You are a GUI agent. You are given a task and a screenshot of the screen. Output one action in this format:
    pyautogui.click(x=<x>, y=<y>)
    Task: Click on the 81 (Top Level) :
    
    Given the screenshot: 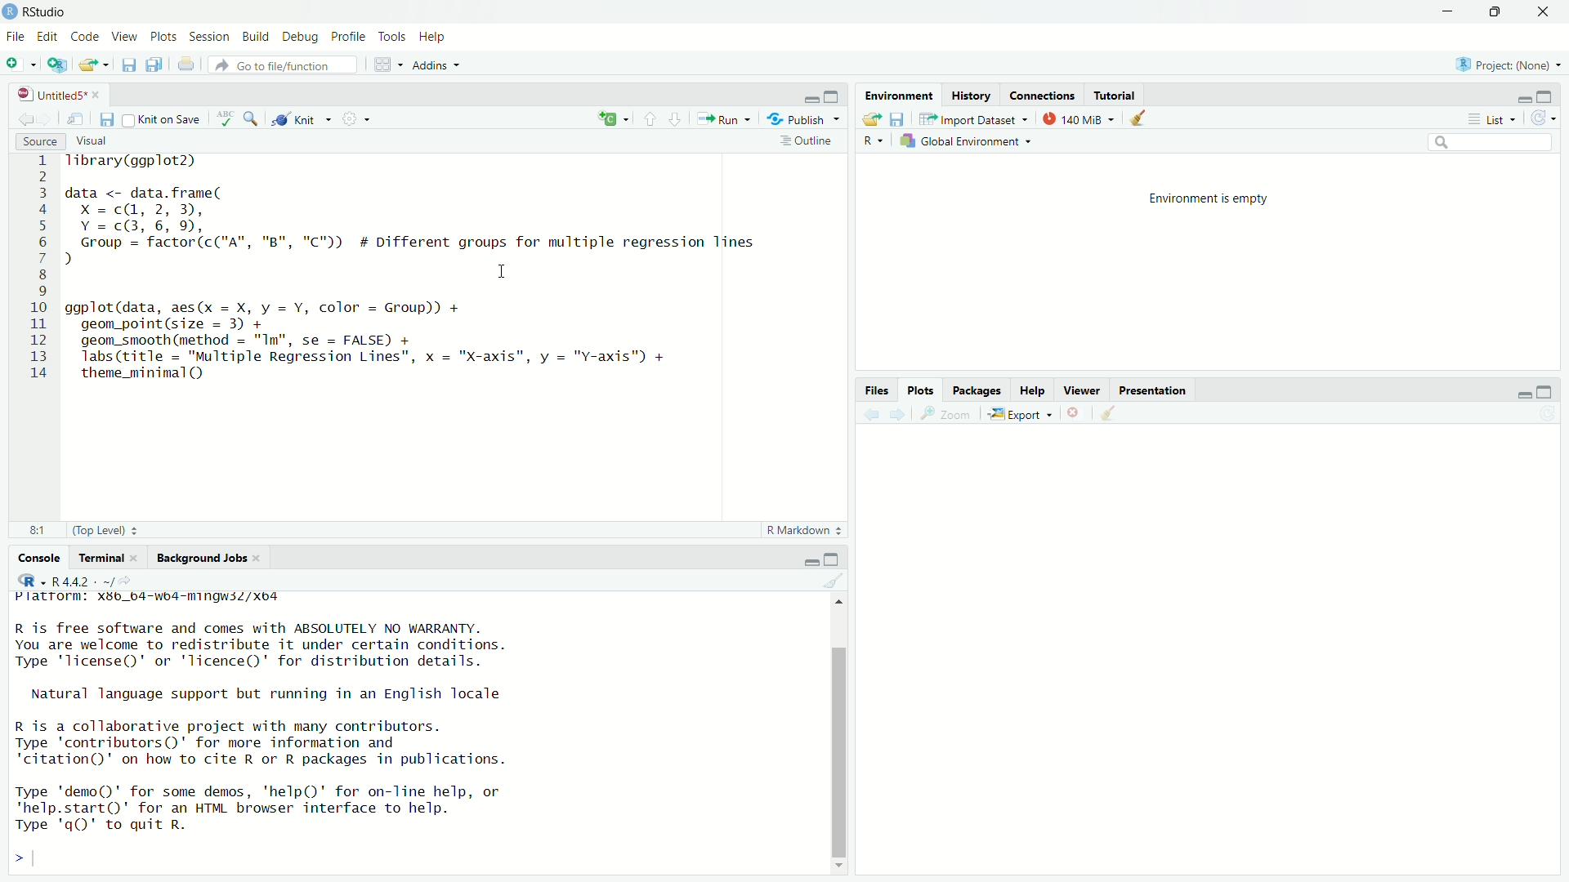 What is the action you would take?
    pyautogui.click(x=77, y=528)
    